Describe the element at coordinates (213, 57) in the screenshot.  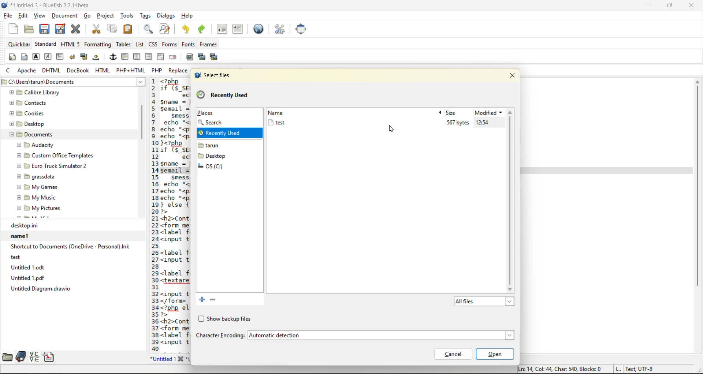
I see `multi thumbnail` at that location.